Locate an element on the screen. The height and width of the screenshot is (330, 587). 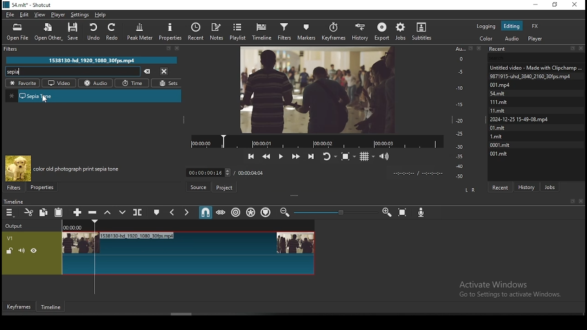
play quickly backwards is located at coordinates (267, 155).